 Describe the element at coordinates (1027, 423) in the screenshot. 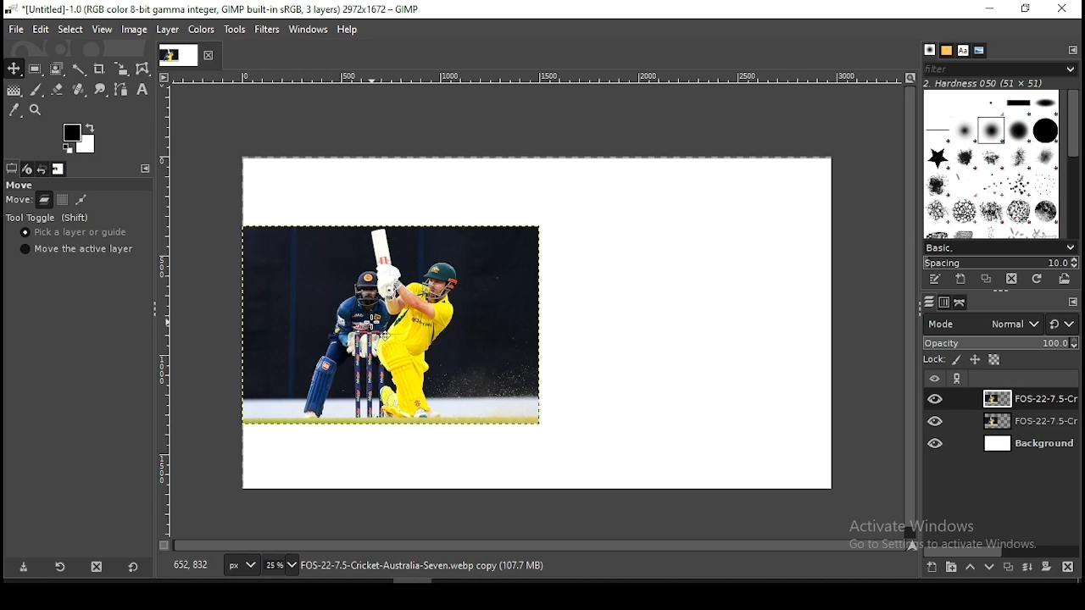

I see `layer ` at that location.